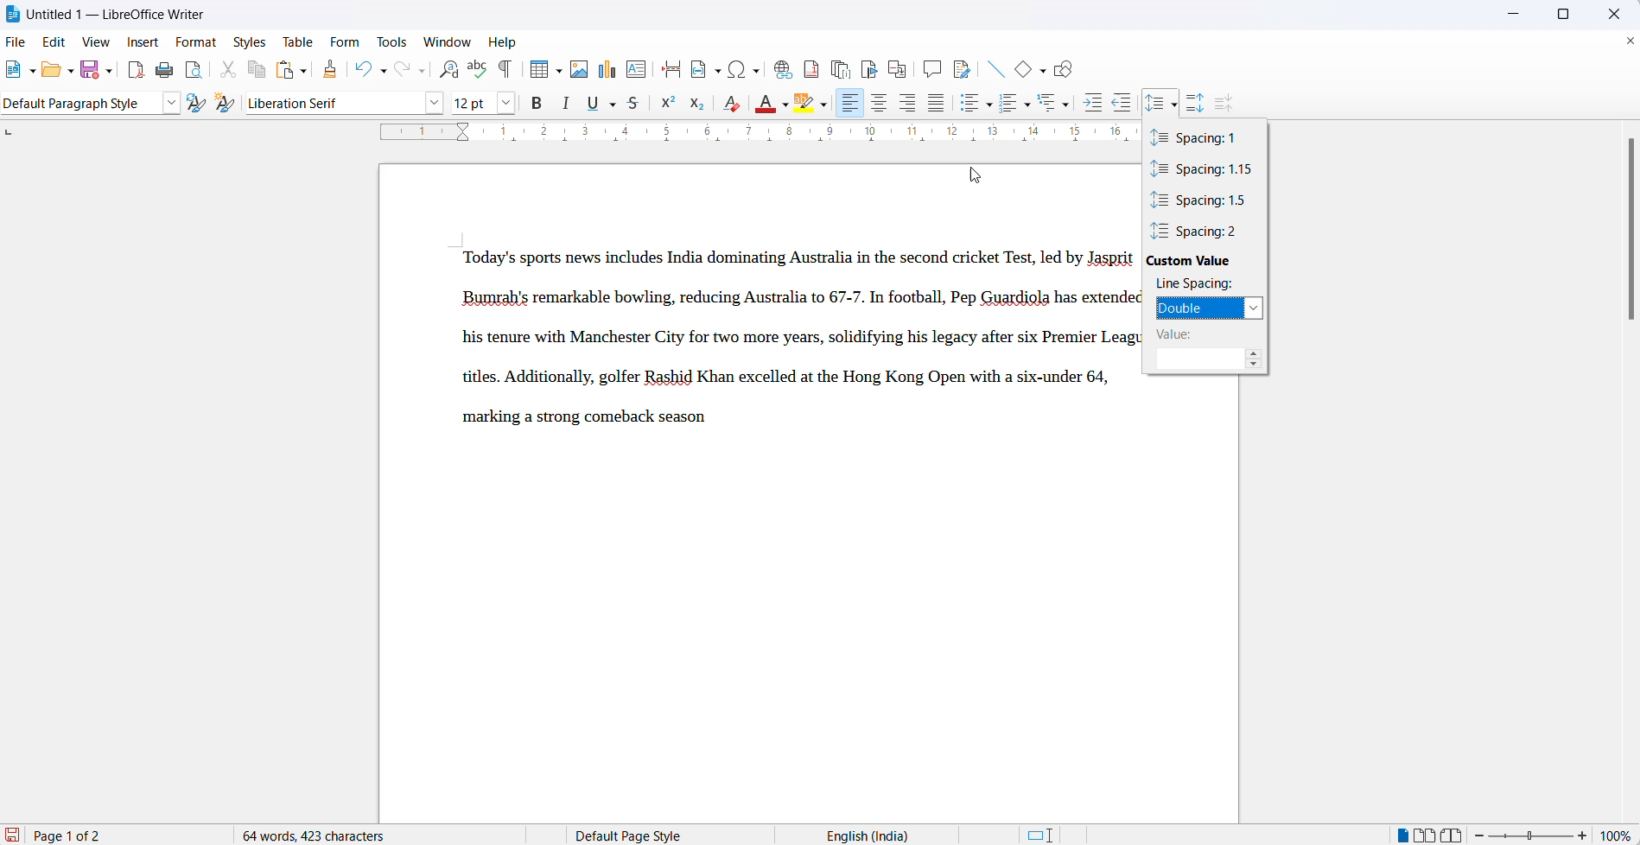 This screenshot has height=845, width=1640. What do you see at coordinates (1624, 236) in the screenshot?
I see `vertical scrollbar` at bounding box center [1624, 236].